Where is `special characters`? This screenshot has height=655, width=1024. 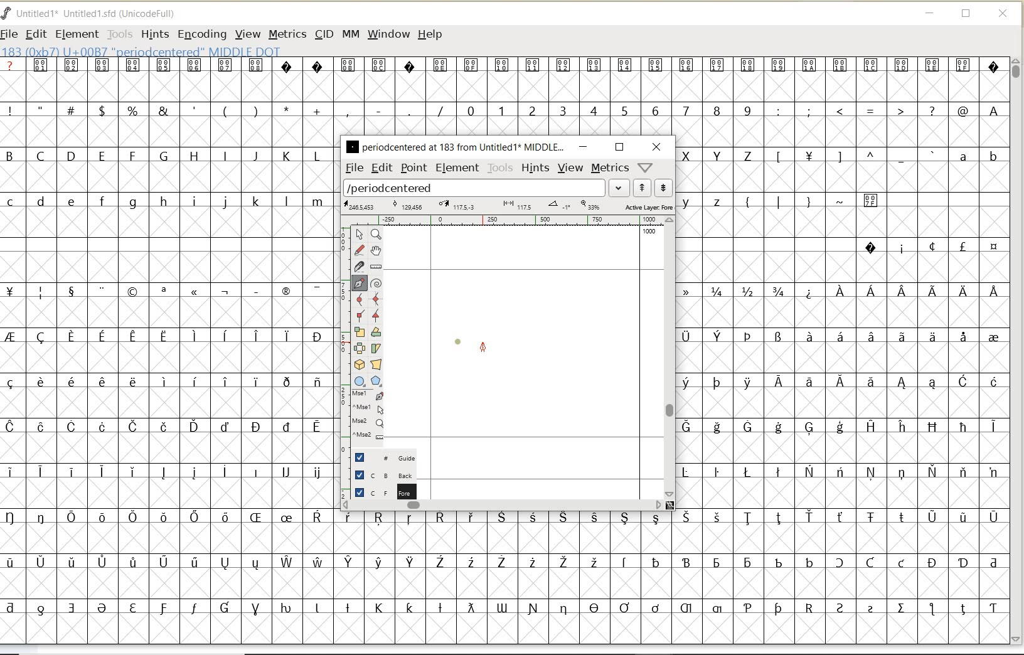
special characters is located at coordinates (827, 206).